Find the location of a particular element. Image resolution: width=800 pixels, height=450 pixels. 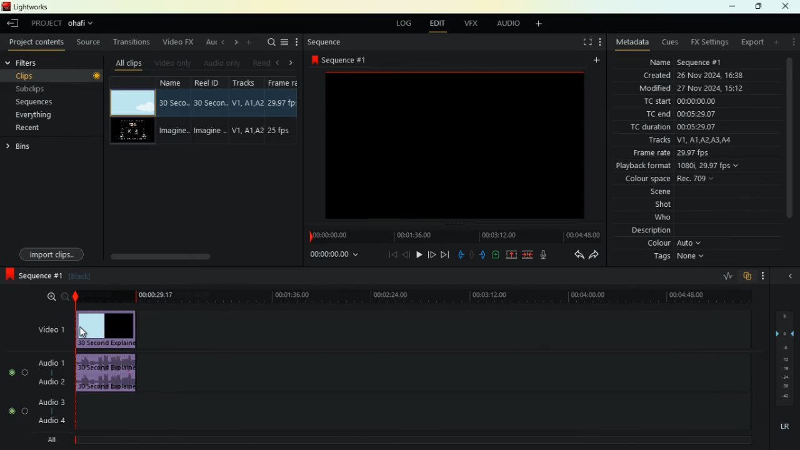

minimize is located at coordinates (732, 6).